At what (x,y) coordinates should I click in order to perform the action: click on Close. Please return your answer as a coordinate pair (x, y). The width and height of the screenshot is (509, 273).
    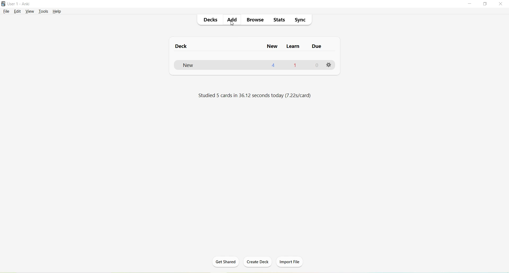
    Looking at the image, I should click on (501, 4).